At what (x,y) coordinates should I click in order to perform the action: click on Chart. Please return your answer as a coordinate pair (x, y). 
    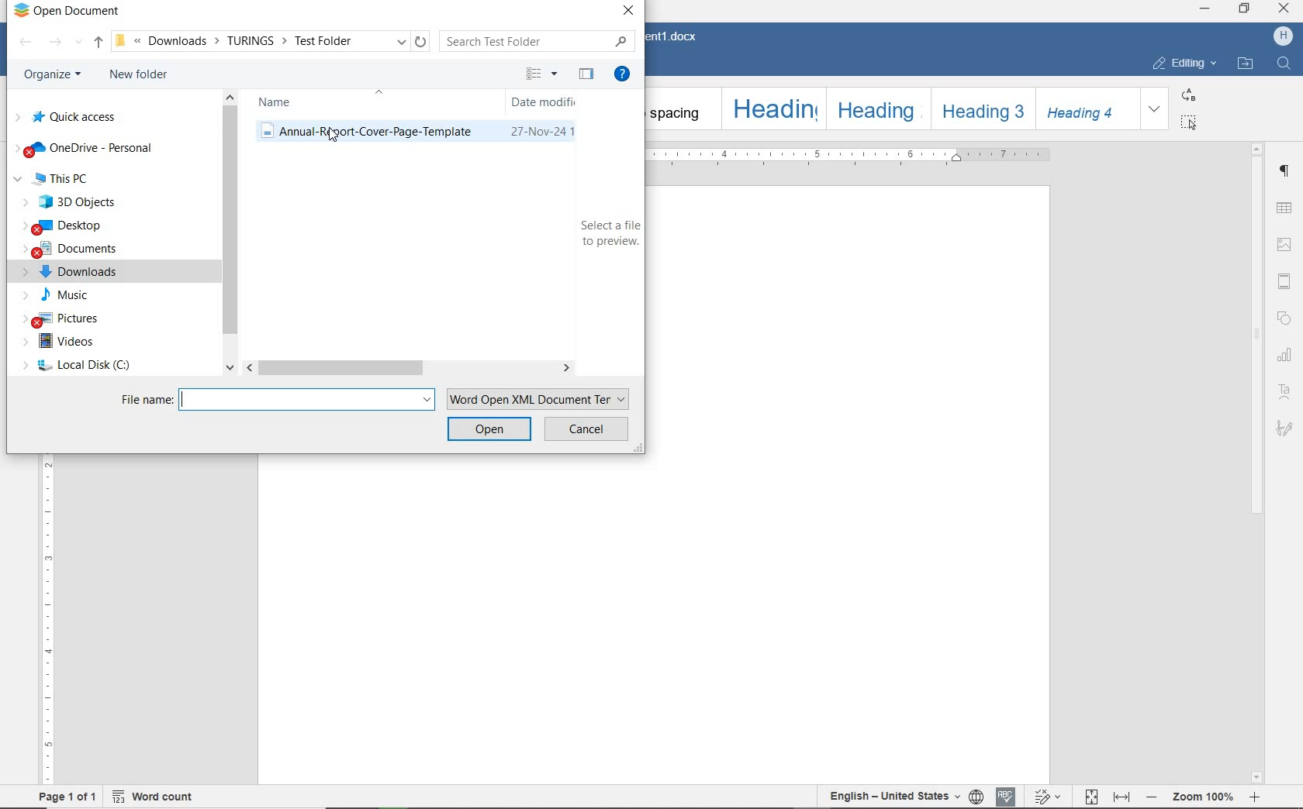
    Looking at the image, I should click on (1285, 356).